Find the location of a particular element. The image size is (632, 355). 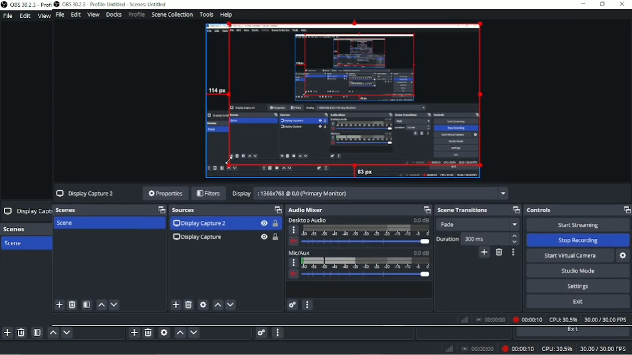

Exit is located at coordinates (573, 331).